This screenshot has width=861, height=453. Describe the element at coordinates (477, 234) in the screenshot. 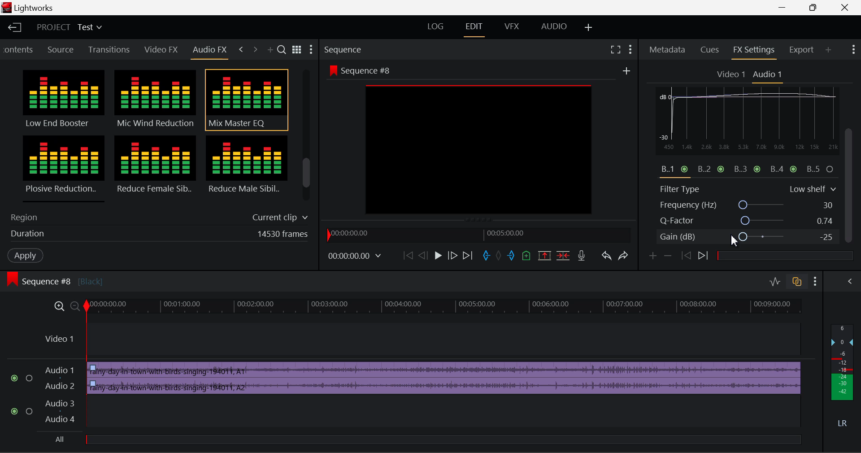

I see `Project Timeline Navigator` at that location.